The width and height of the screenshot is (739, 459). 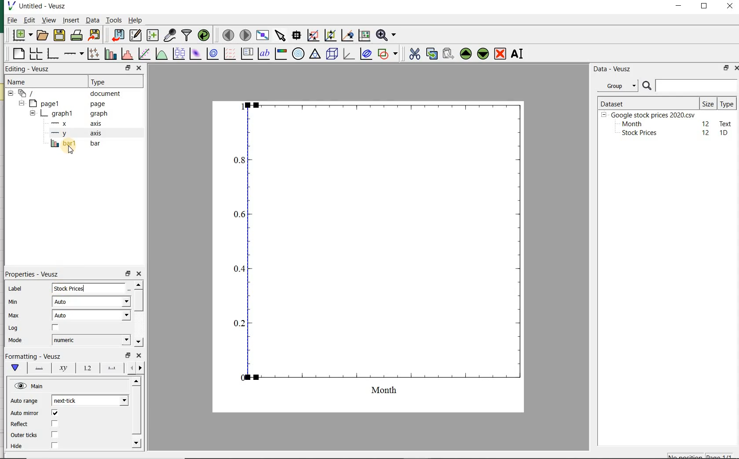 What do you see at coordinates (55, 329) in the screenshot?
I see `check/uncheck` at bounding box center [55, 329].